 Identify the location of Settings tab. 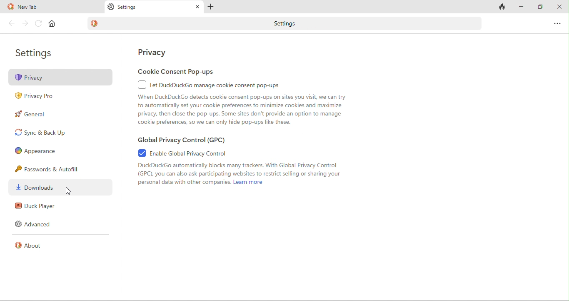
(152, 6).